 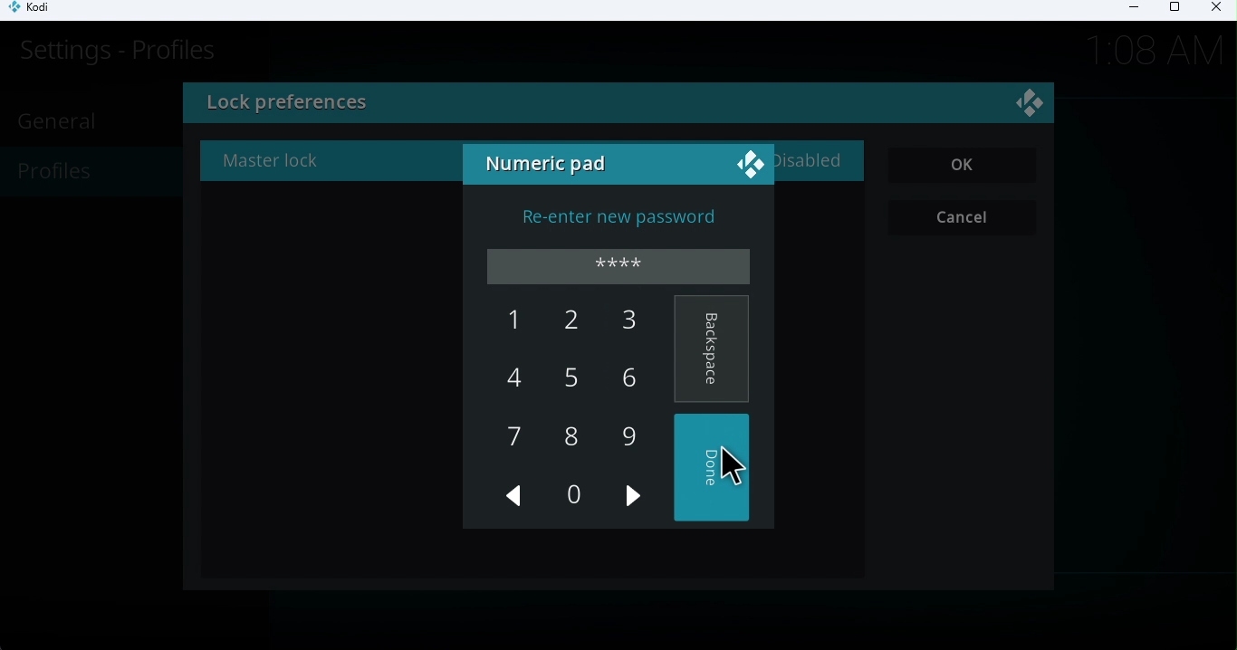 I want to click on Close, so click(x=1032, y=106).